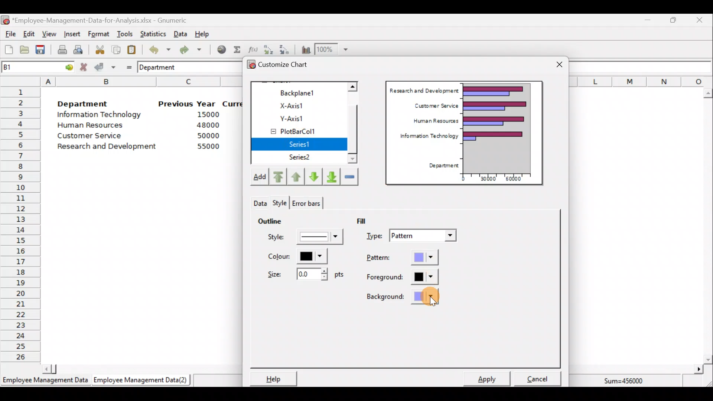  I want to click on Customer Service, so click(91, 137).